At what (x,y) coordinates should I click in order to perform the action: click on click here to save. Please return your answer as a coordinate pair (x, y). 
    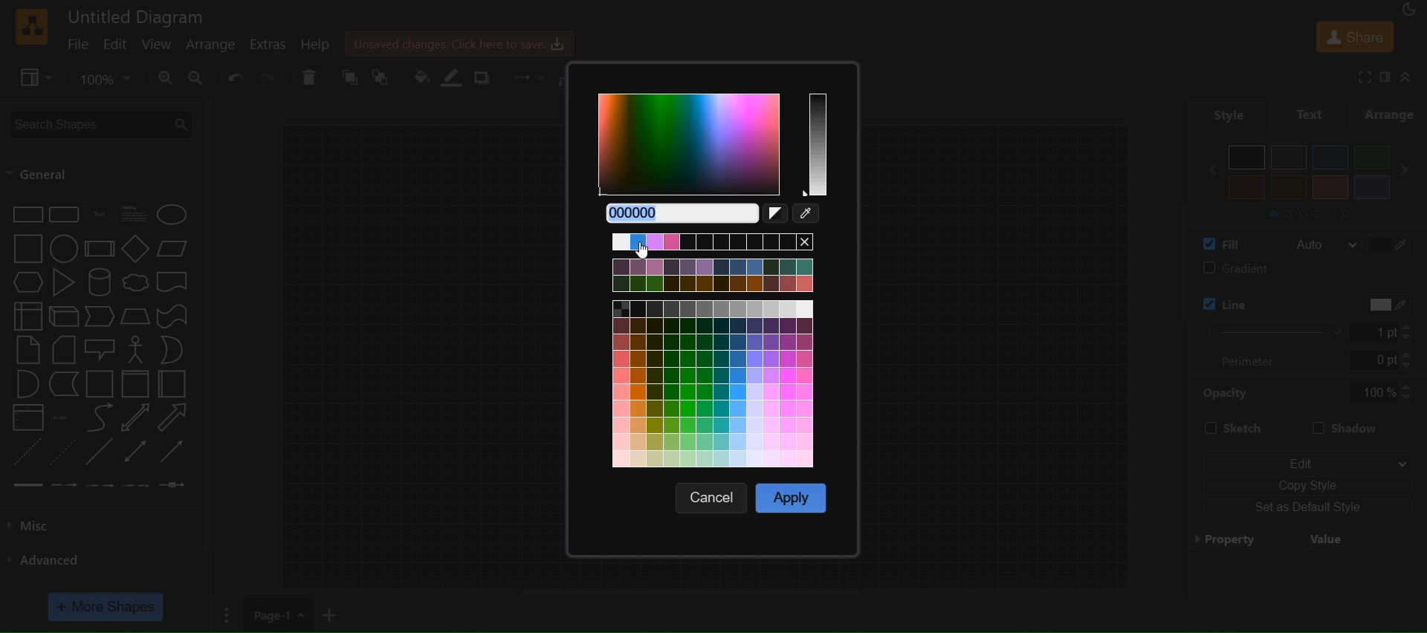
    Looking at the image, I should click on (461, 42).